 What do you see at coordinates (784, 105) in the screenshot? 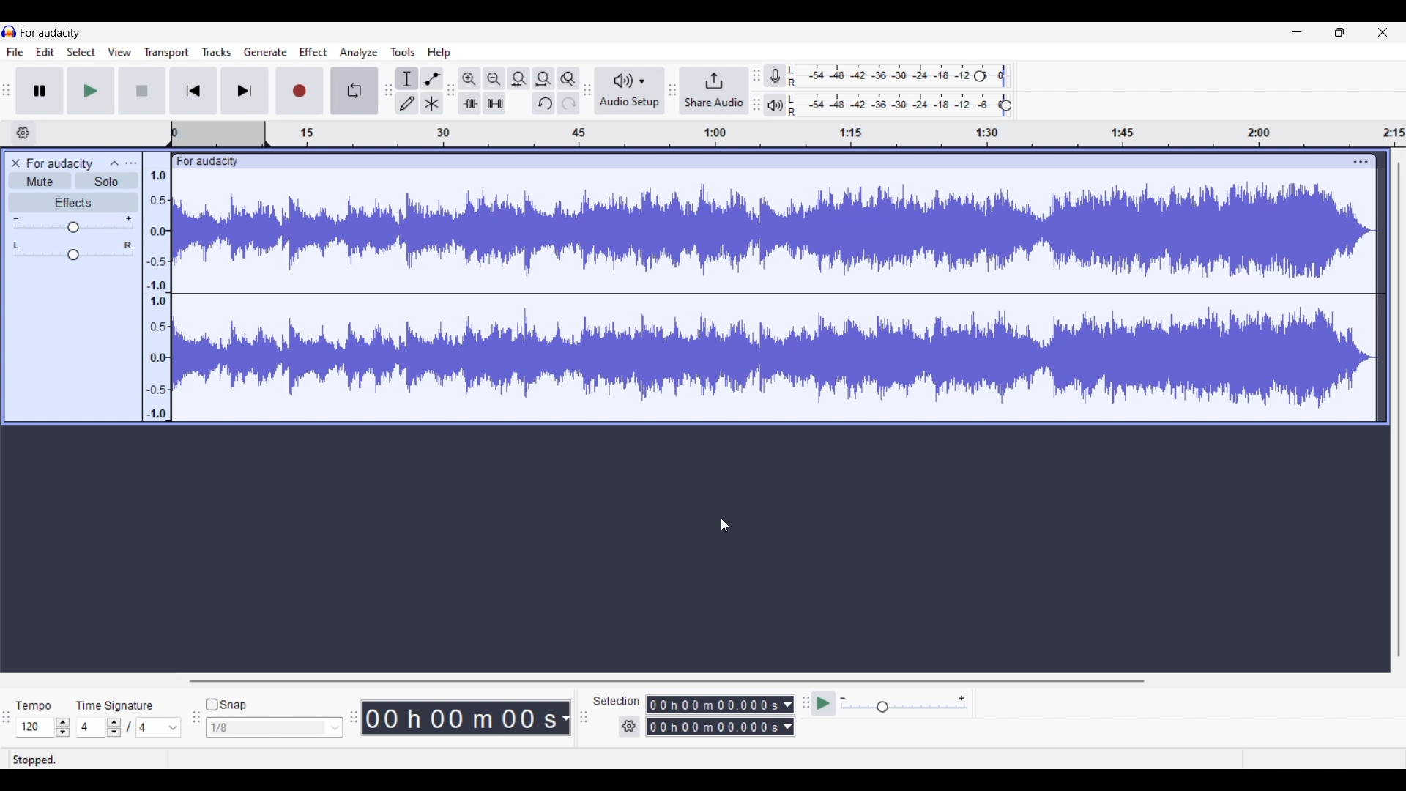
I see `Playback meter` at bounding box center [784, 105].